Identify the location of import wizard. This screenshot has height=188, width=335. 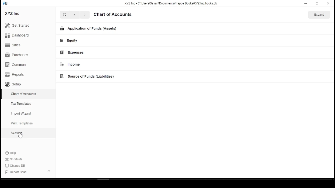
(21, 114).